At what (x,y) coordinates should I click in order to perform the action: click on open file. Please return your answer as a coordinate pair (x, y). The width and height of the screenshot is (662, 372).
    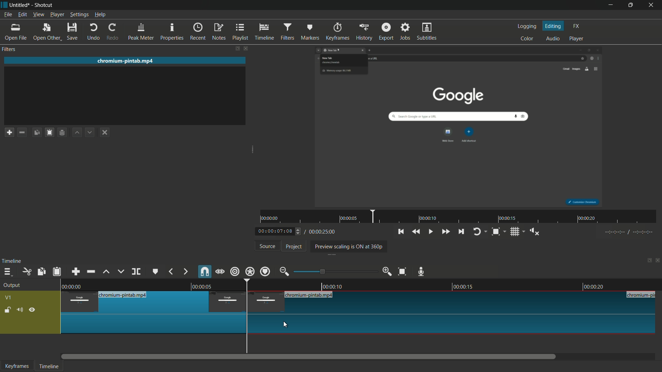
    Looking at the image, I should click on (14, 32).